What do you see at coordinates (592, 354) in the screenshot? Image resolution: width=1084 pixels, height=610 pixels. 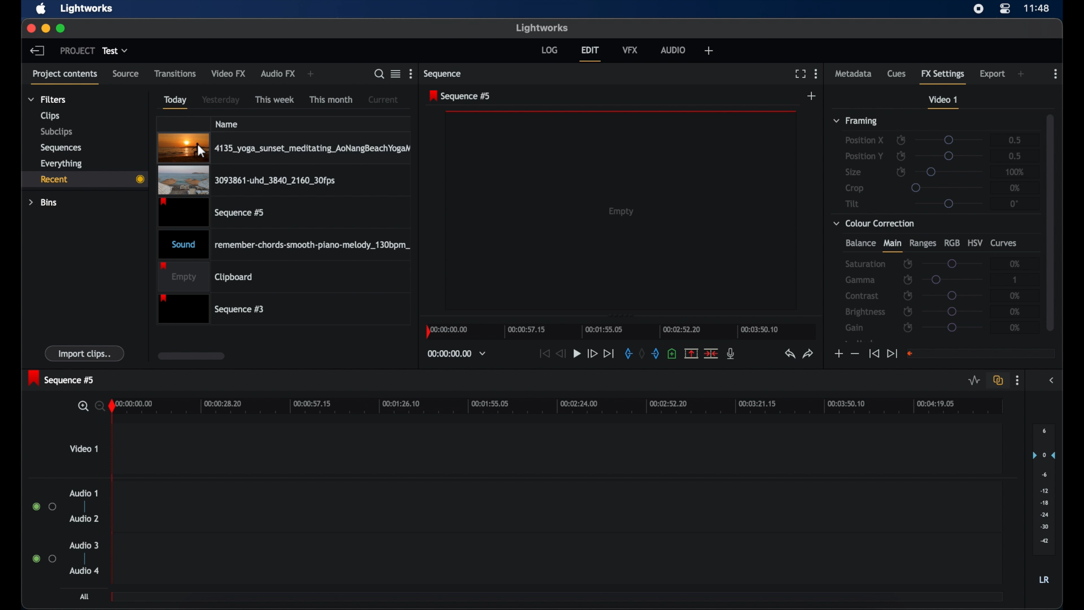 I see `fast forward` at bounding box center [592, 354].